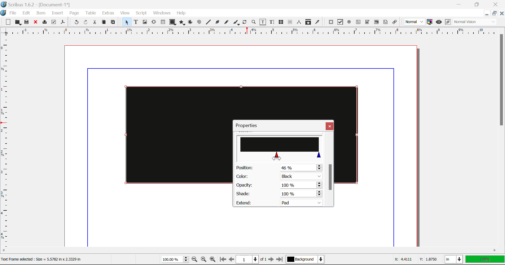 This screenshot has height=265, width=505. What do you see at coordinates (252, 250) in the screenshot?
I see `Scroll Bar` at bounding box center [252, 250].